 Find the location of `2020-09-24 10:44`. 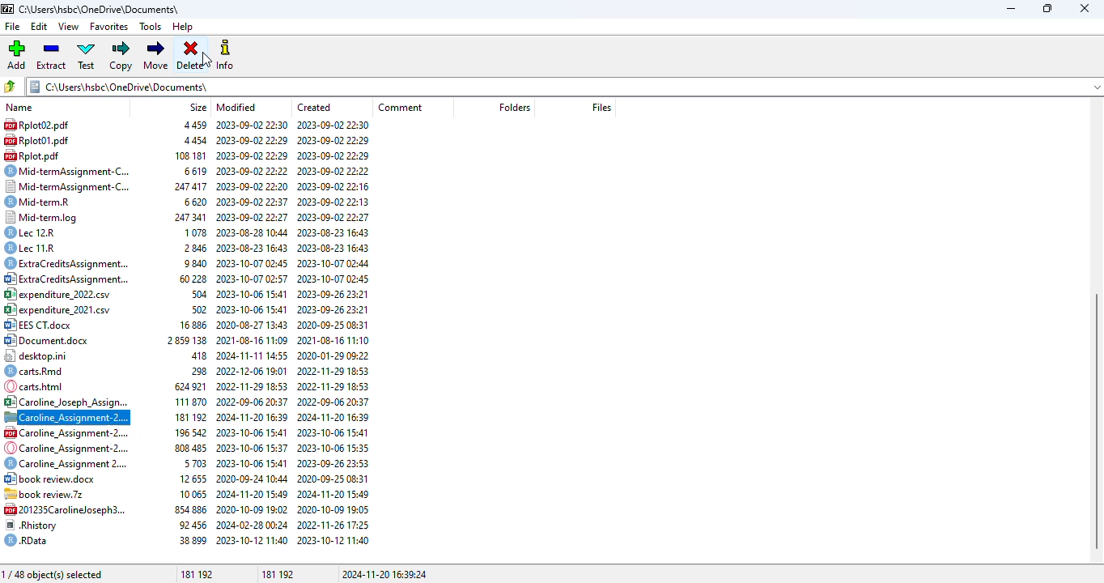

2020-09-24 10:44 is located at coordinates (250, 478).